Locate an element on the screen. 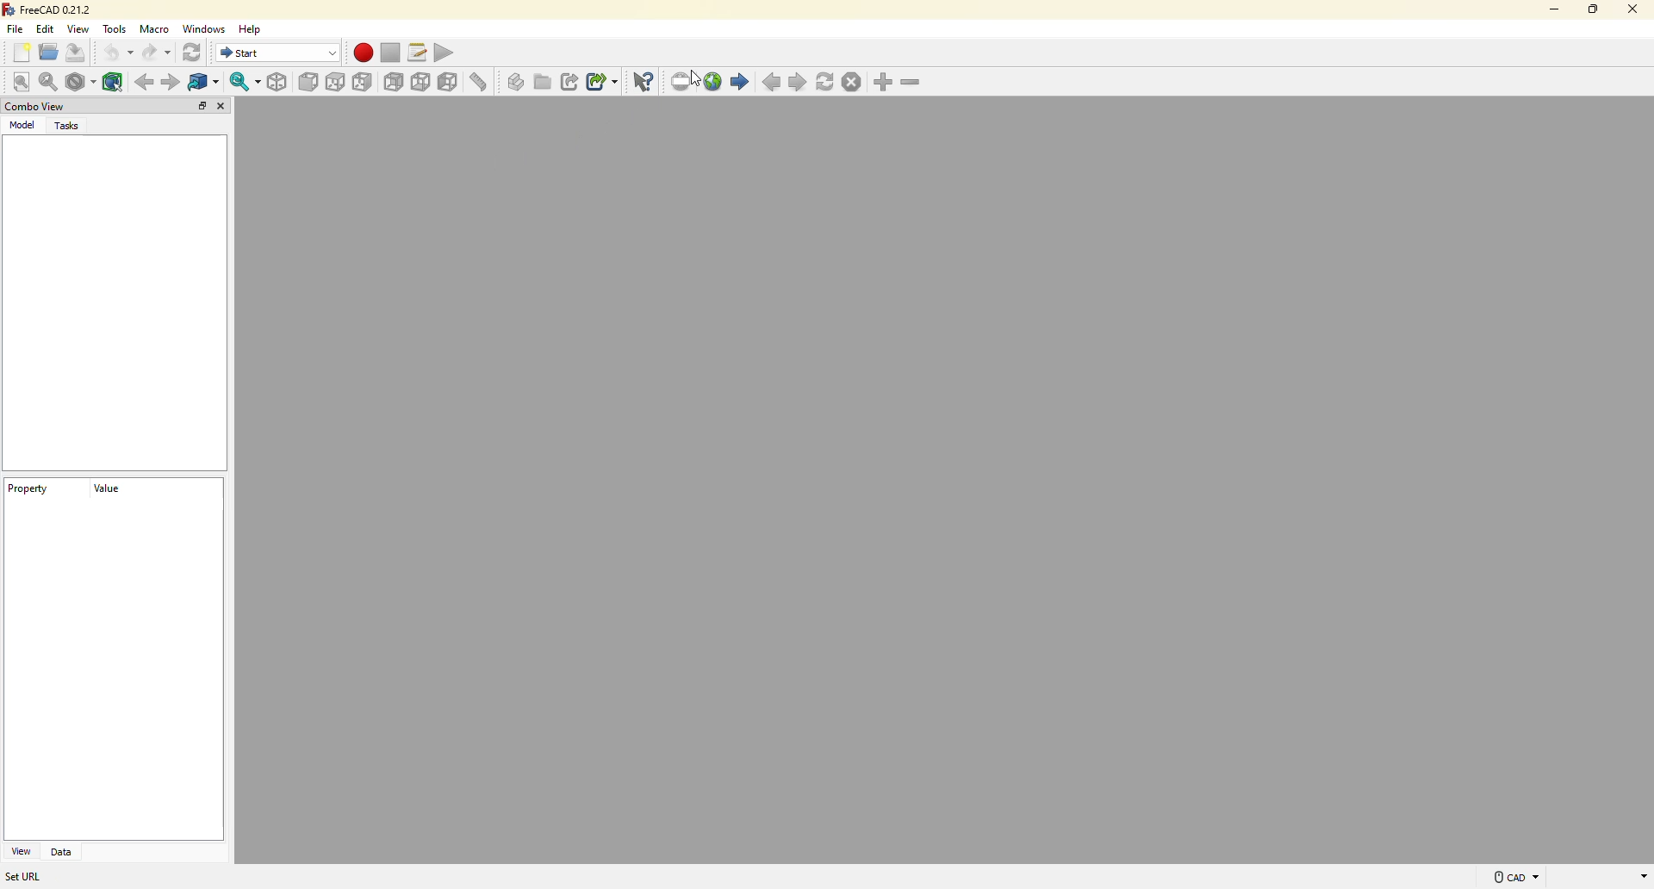 This screenshot has height=889, width=1654. tools is located at coordinates (116, 29).